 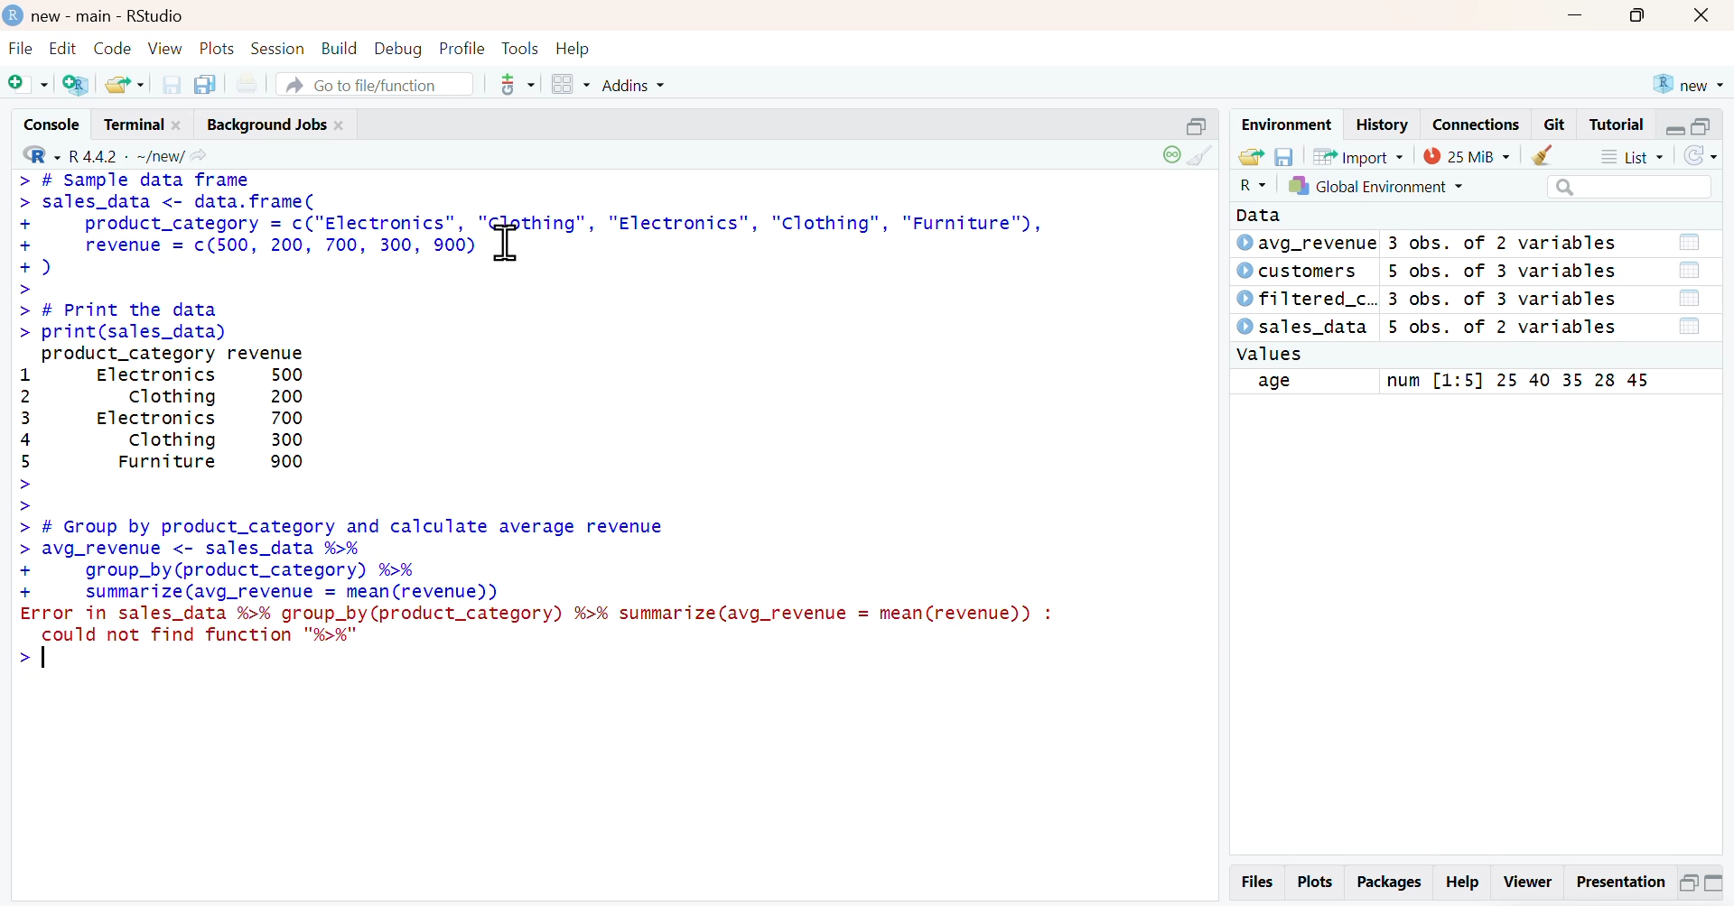 What do you see at coordinates (1303, 383) in the screenshot?
I see `field name` at bounding box center [1303, 383].